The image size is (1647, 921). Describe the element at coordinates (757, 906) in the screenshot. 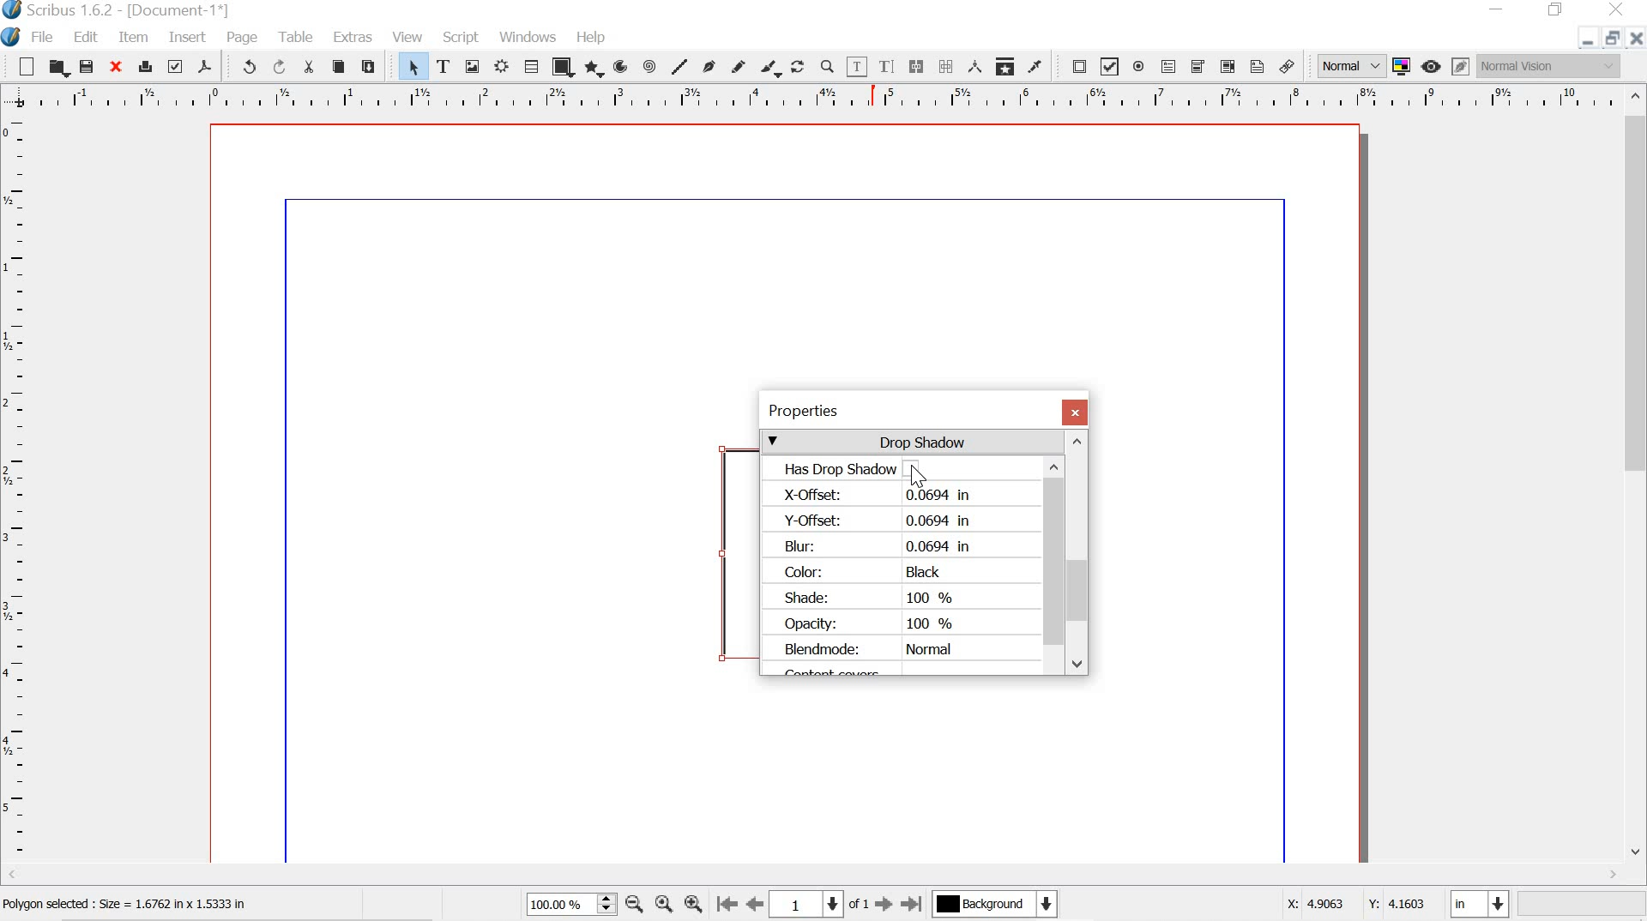

I see `go to the perious page` at that location.